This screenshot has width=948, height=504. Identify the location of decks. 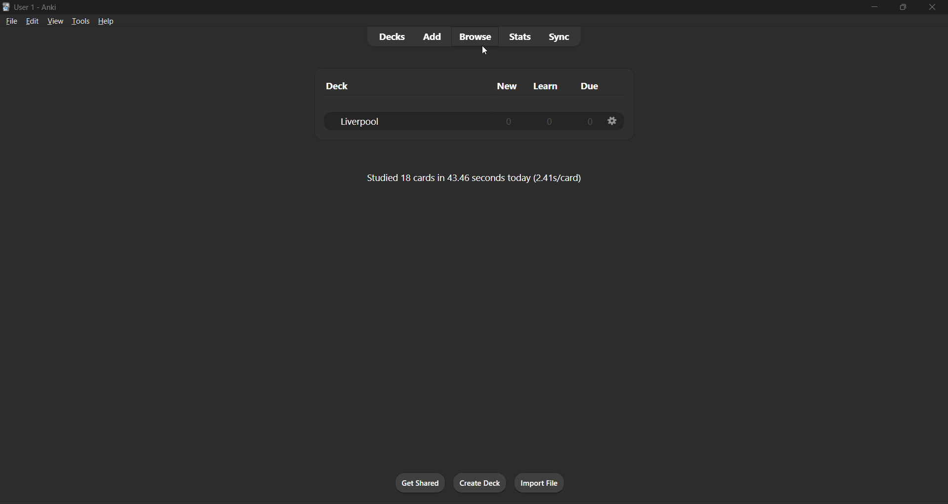
(389, 36).